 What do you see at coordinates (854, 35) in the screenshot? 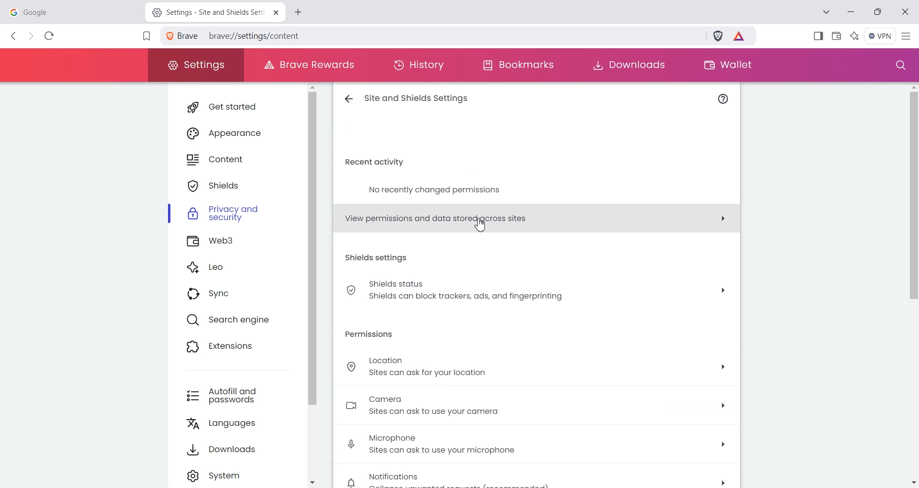
I see `Leo Ai` at bounding box center [854, 35].